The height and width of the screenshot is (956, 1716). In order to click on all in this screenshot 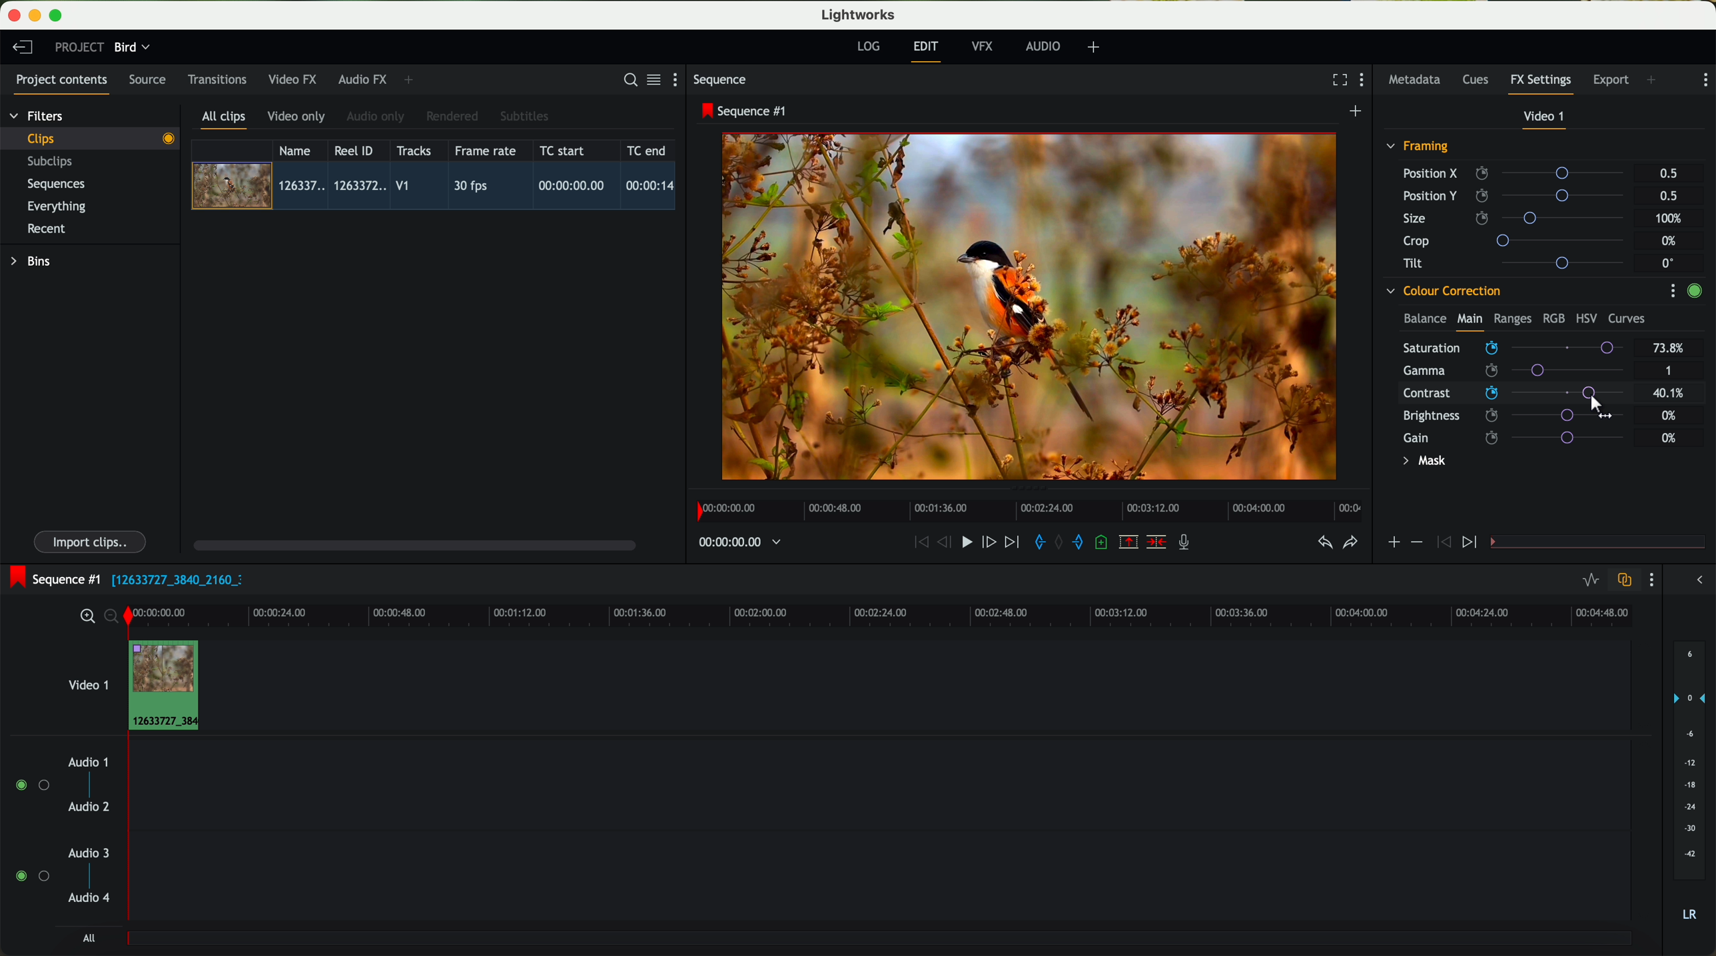, I will do `click(89, 938)`.